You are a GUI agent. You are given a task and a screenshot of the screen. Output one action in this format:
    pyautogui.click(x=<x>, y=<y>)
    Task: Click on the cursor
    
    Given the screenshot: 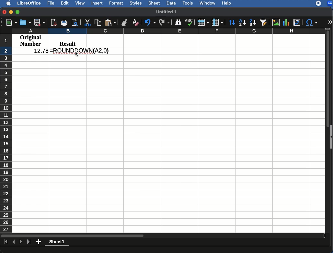 What is the action you would take?
    pyautogui.click(x=77, y=54)
    